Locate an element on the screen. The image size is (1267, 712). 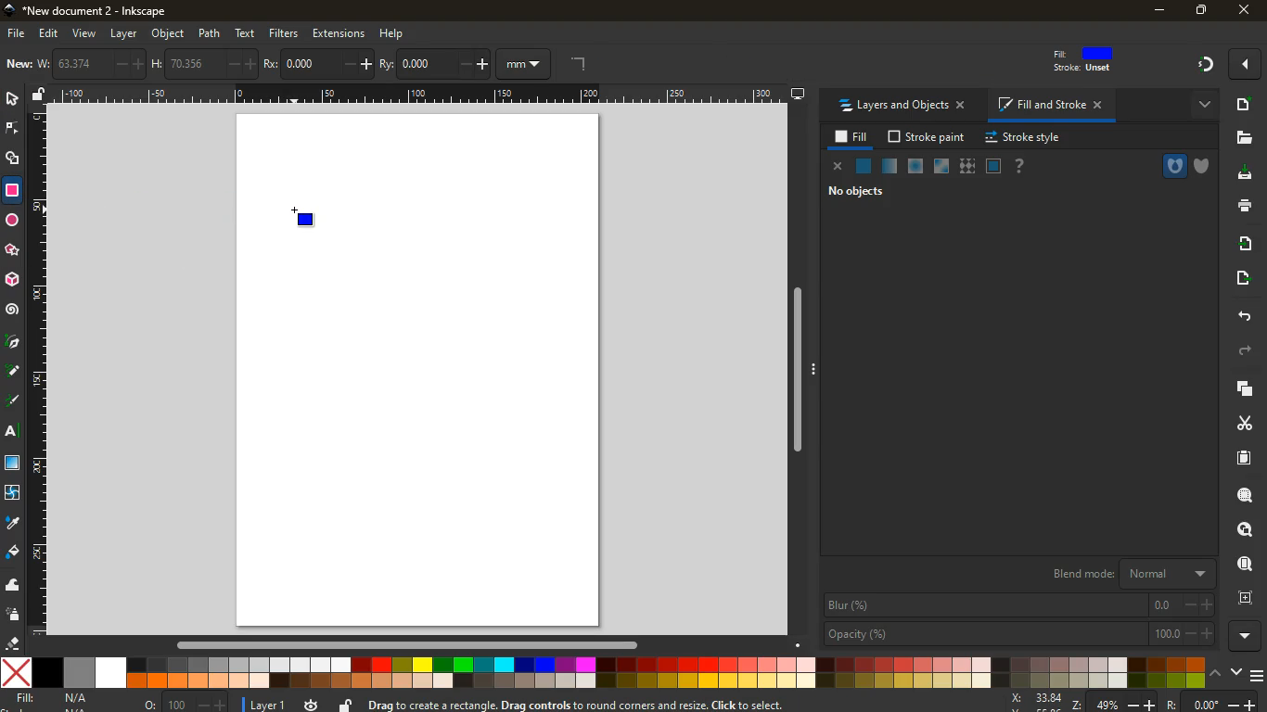
edit is located at coordinates (51, 34).